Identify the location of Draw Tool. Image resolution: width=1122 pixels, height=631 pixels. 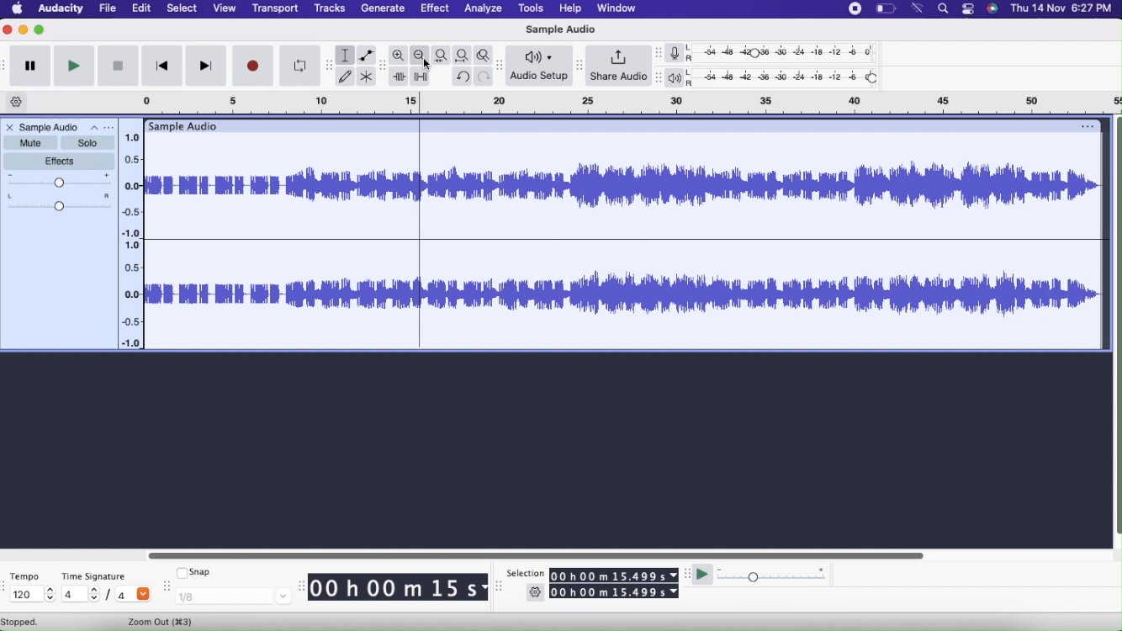
(345, 77).